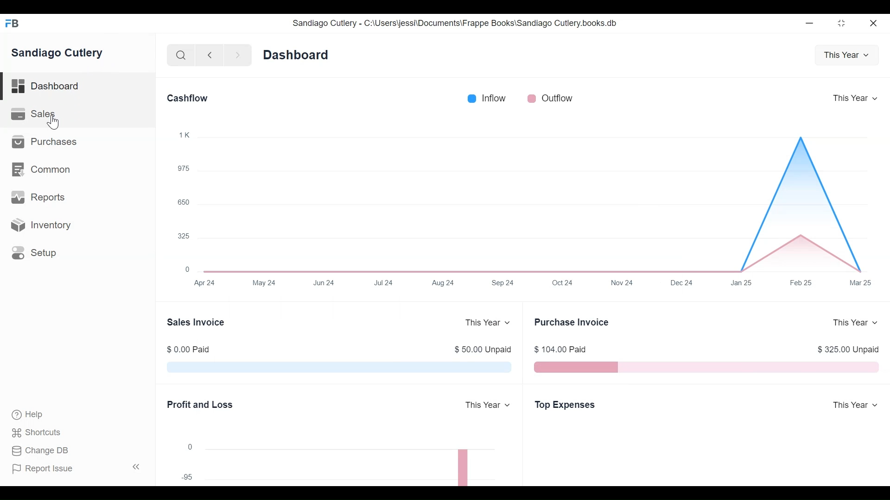 The height and width of the screenshot is (500, 890). What do you see at coordinates (487, 322) in the screenshot?
I see `This Year` at bounding box center [487, 322].